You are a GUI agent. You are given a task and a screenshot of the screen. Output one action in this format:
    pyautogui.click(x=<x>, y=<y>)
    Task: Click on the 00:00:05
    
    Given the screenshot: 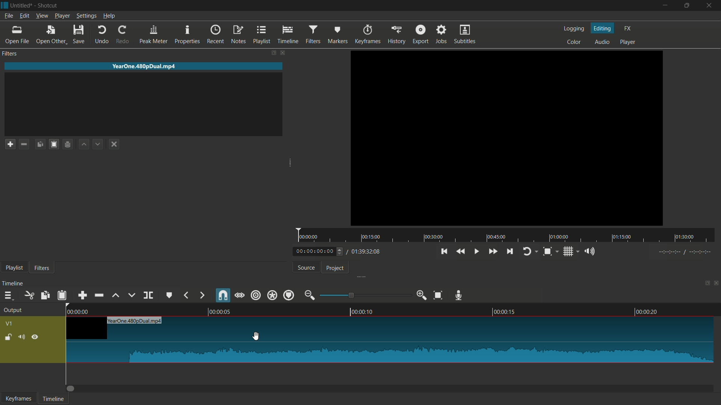 What is the action you would take?
    pyautogui.click(x=224, y=311)
    